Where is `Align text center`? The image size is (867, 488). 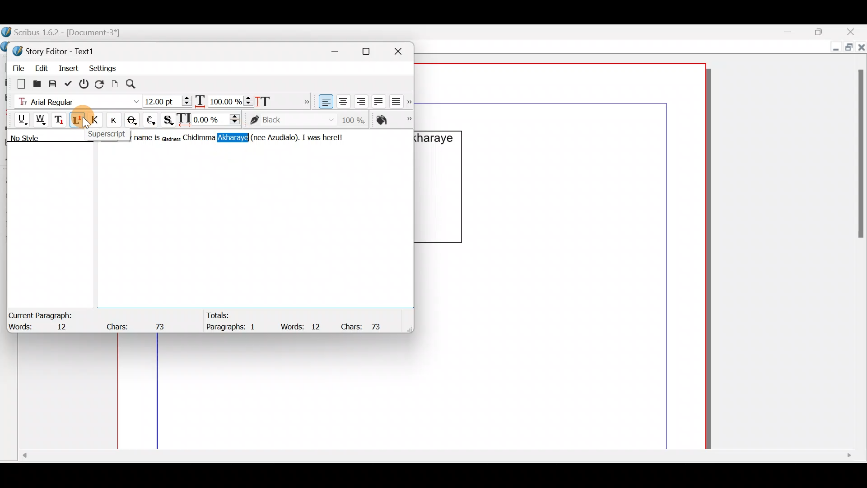 Align text center is located at coordinates (342, 100).